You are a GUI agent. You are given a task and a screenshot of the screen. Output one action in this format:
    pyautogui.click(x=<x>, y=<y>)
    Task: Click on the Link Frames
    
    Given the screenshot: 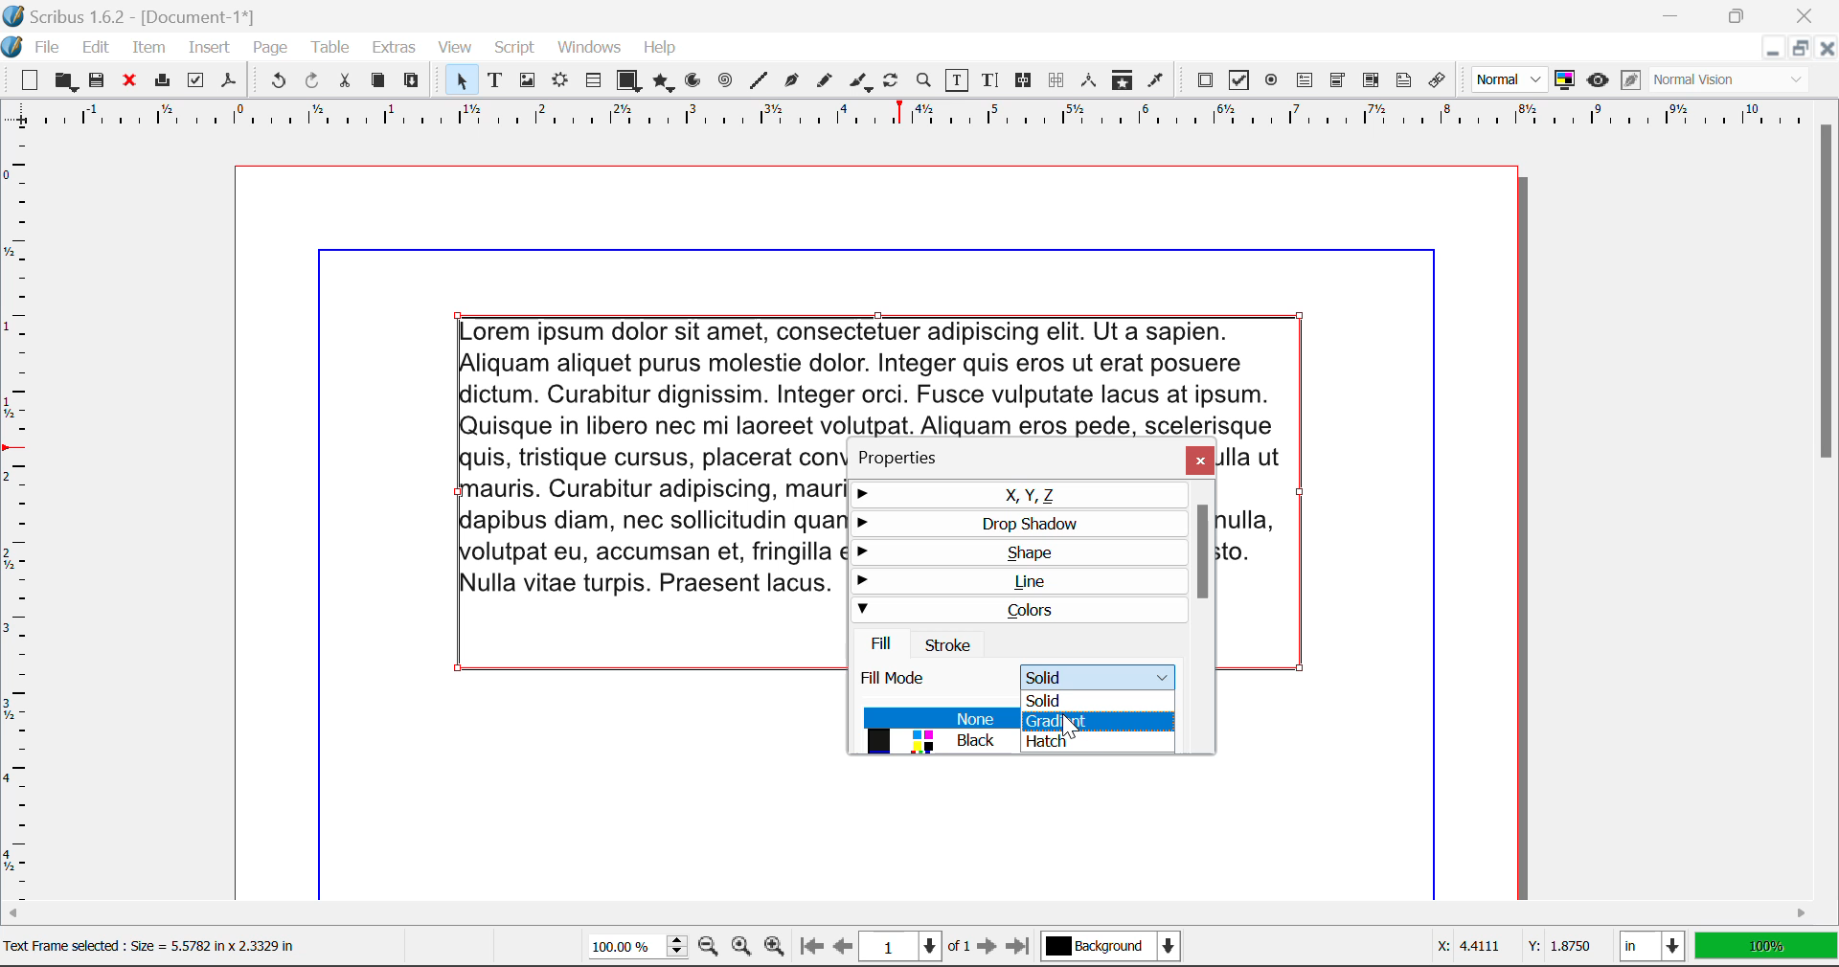 What is the action you would take?
    pyautogui.click(x=1027, y=80)
    